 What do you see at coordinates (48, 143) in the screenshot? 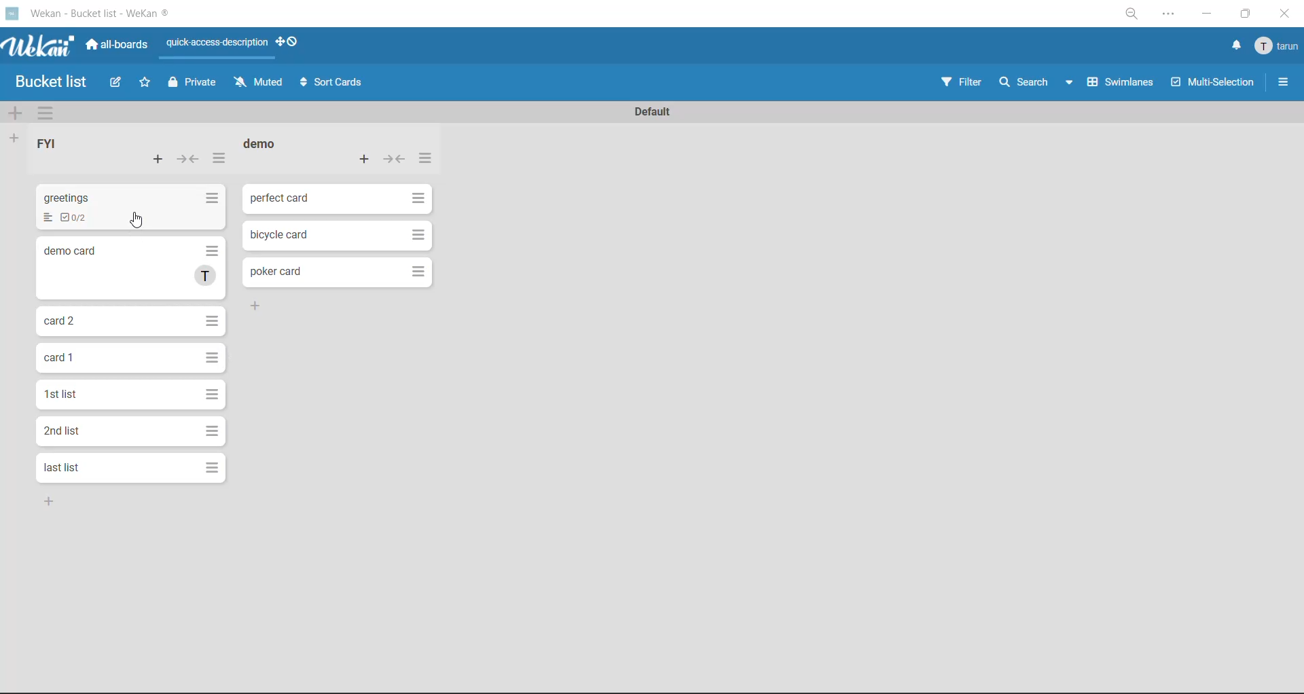
I see `list title` at bounding box center [48, 143].